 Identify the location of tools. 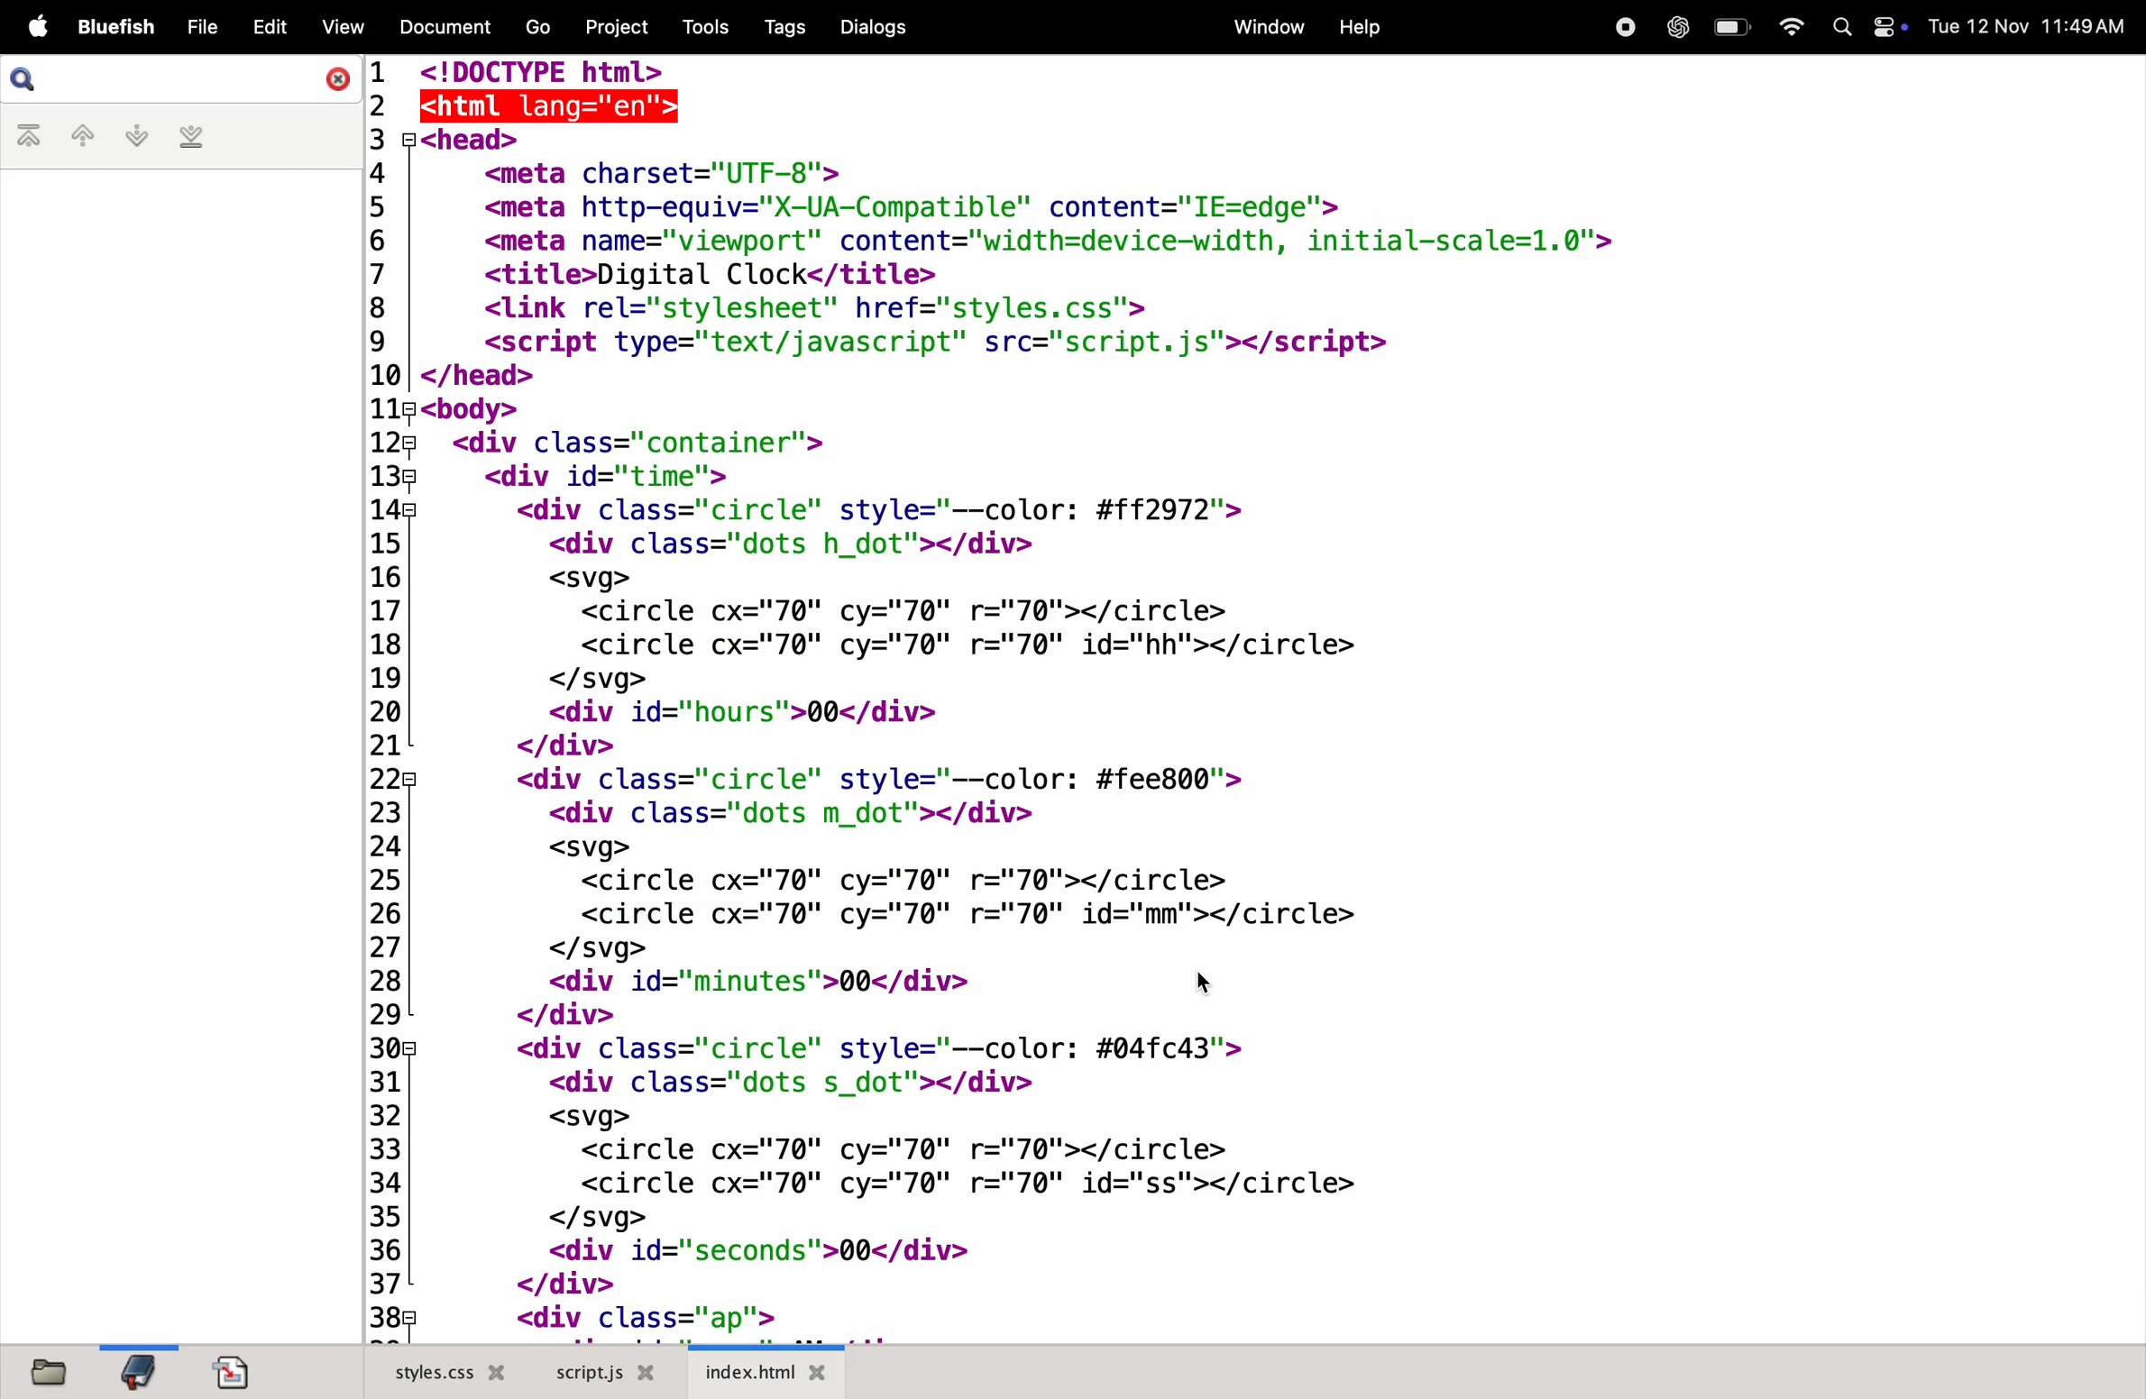
(704, 27).